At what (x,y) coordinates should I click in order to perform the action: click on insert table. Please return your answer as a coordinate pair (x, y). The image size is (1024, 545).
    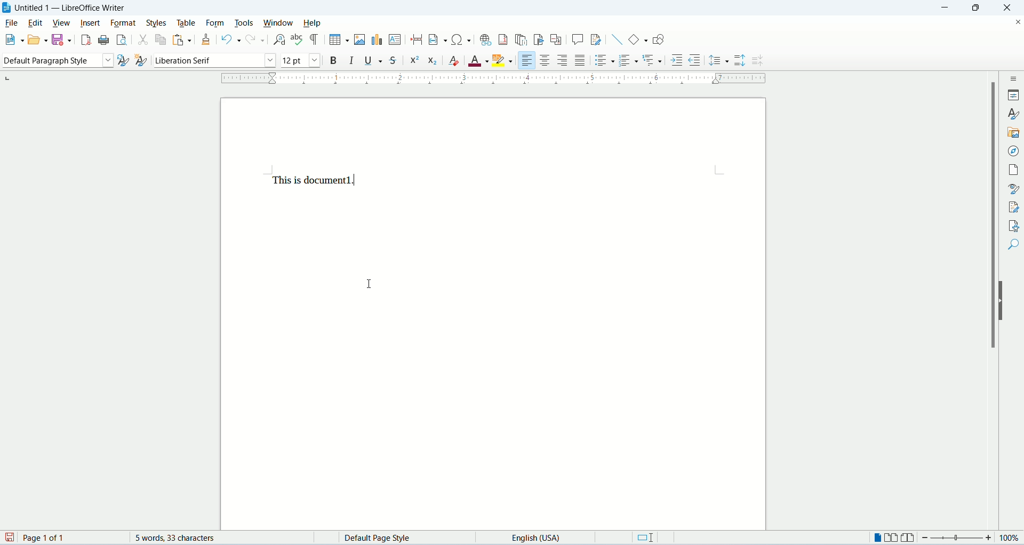
    Looking at the image, I should click on (340, 39).